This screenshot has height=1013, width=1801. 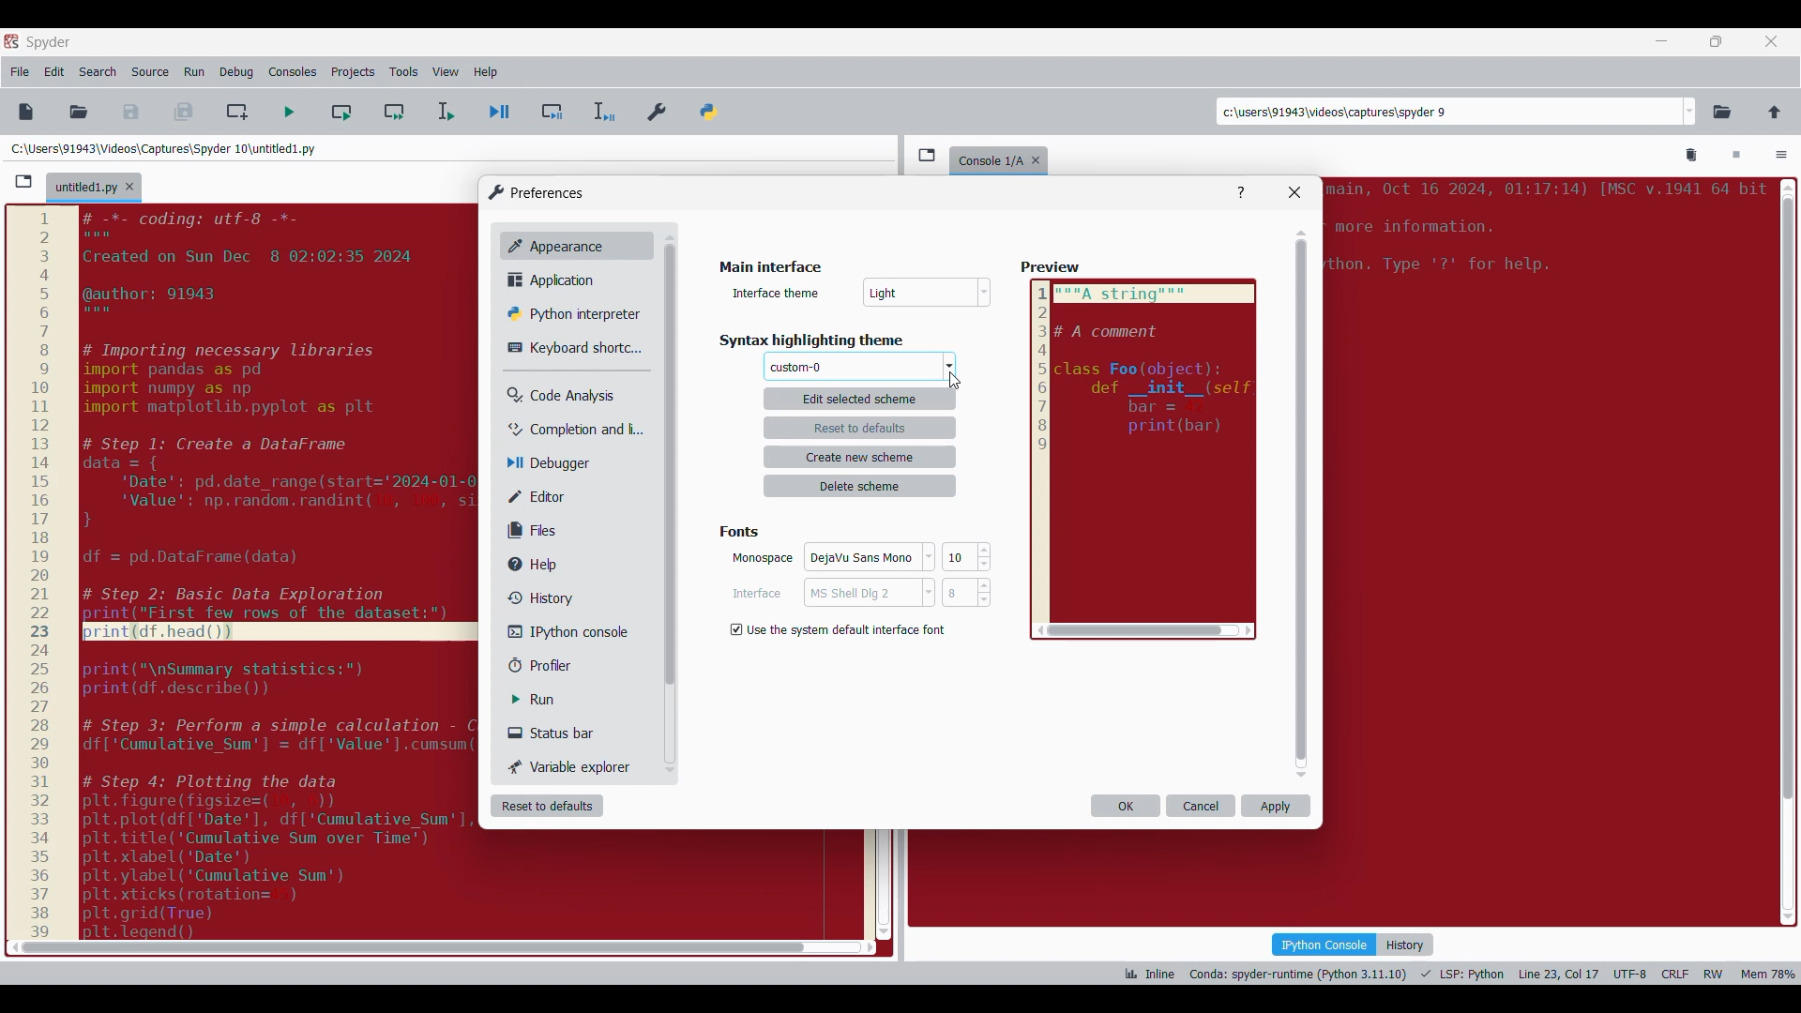 What do you see at coordinates (602, 112) in the screenshot?
I see `Debug selection/current line` at bounding box center [602, 112].